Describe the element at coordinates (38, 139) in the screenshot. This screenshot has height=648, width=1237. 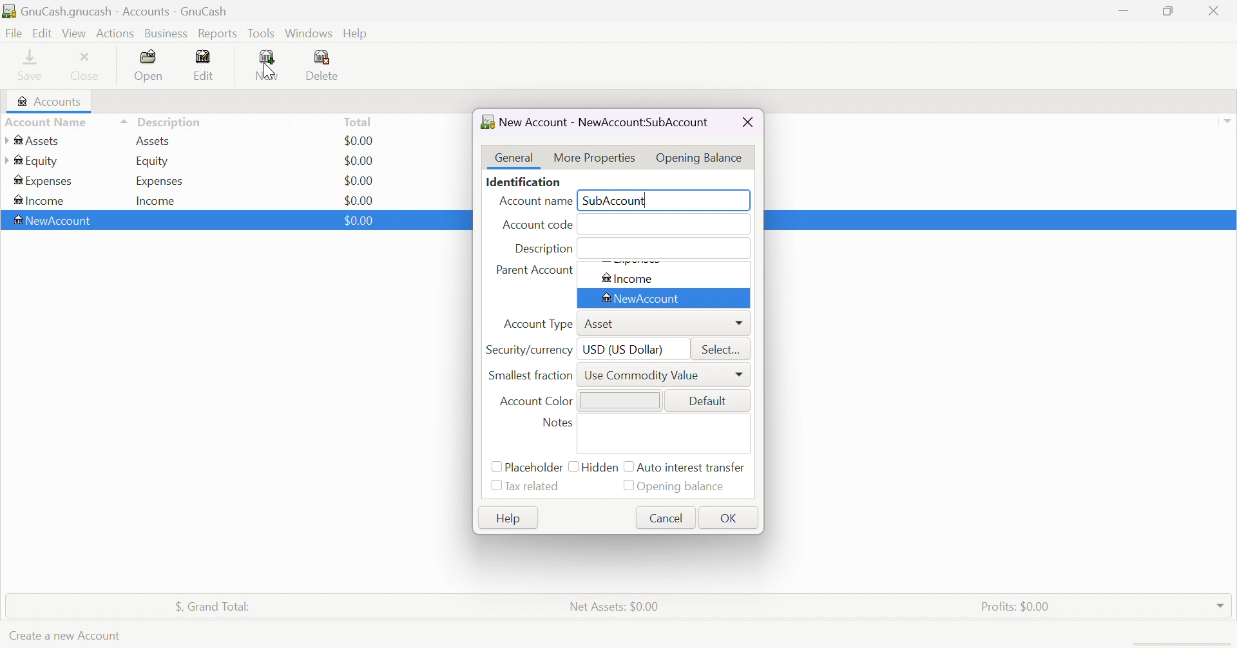
I see `Assets` at that location.